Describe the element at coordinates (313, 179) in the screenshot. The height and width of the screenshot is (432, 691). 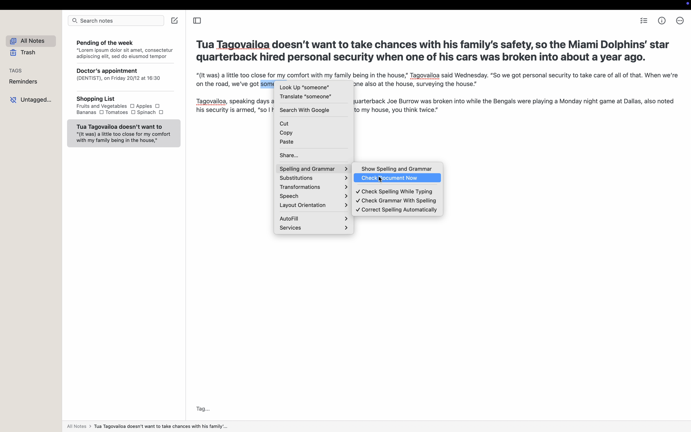
I see `substitutions` at that location.